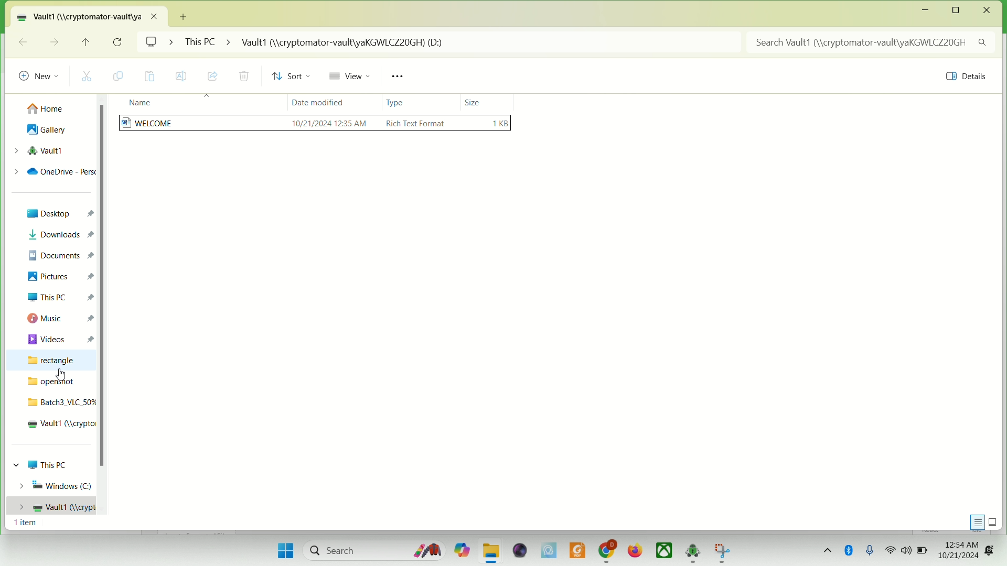 The image size is (1007, 566). Describe the element at coordinates (397, 104) in the screenshot. I see `type` at that location.